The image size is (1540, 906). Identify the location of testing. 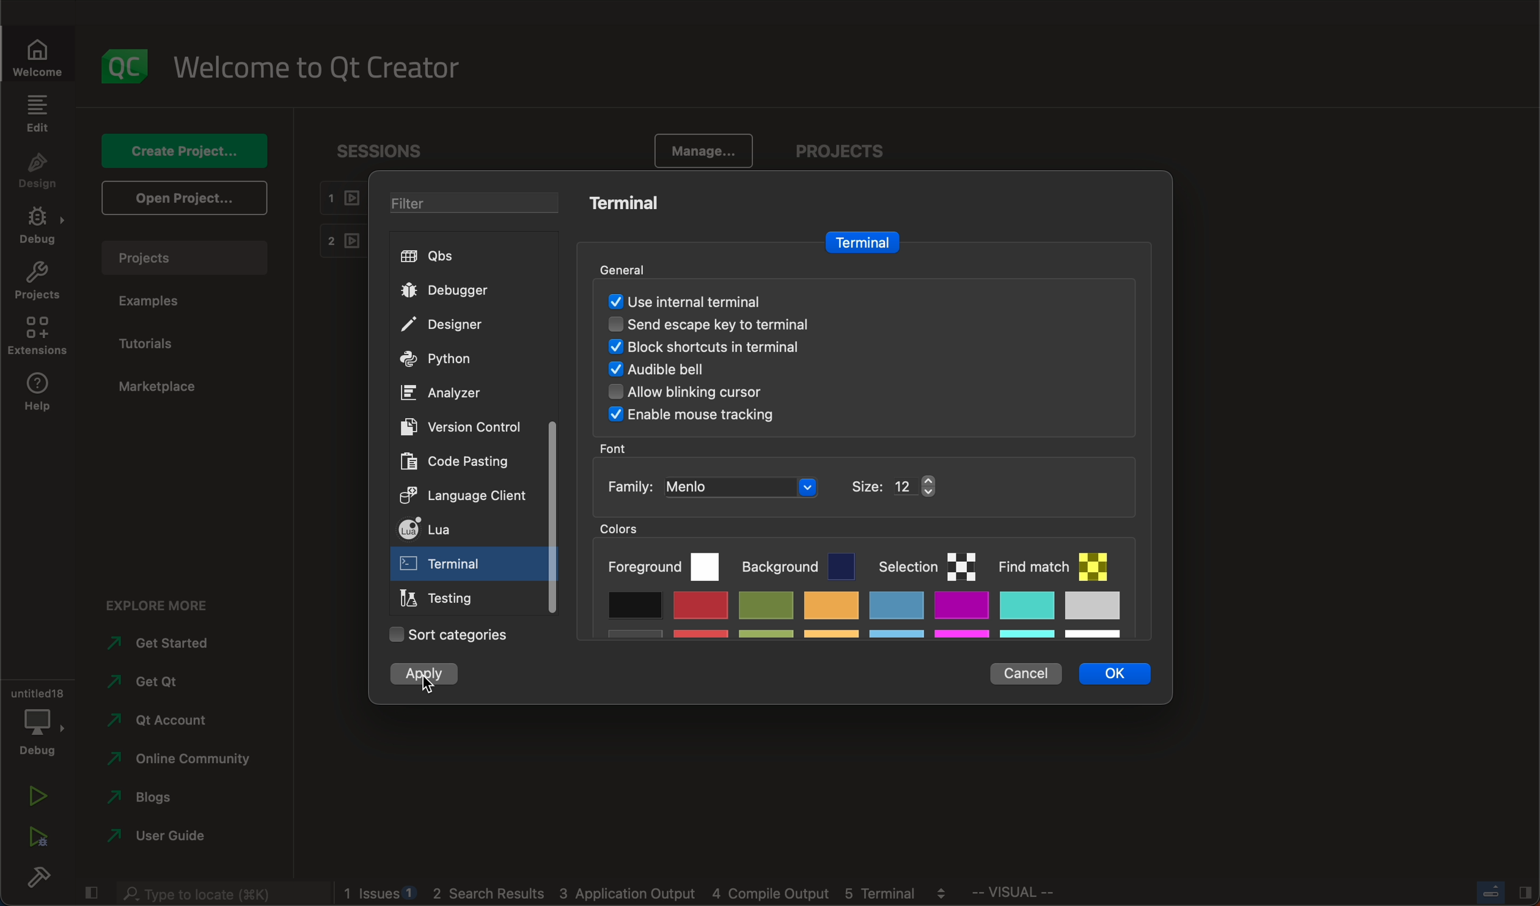
(443, 598).